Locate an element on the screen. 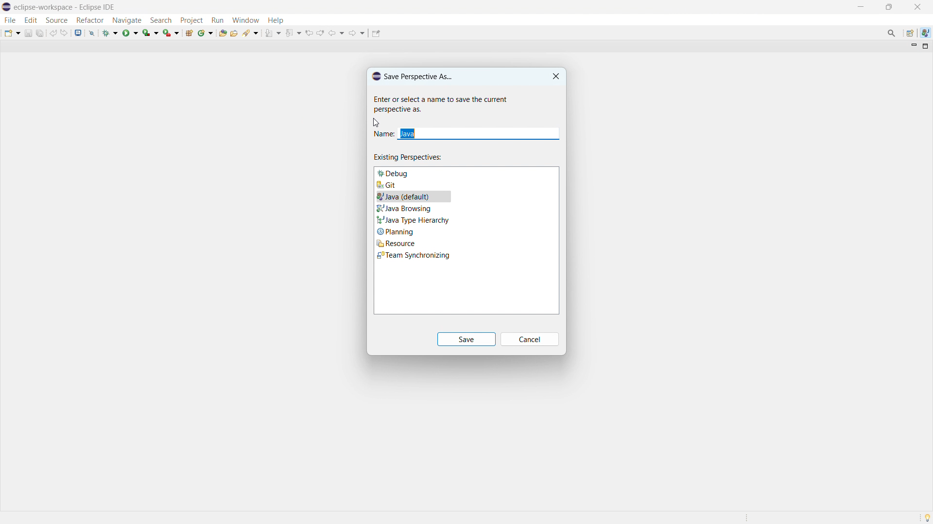  new java class is located at coordinates (206, 33).